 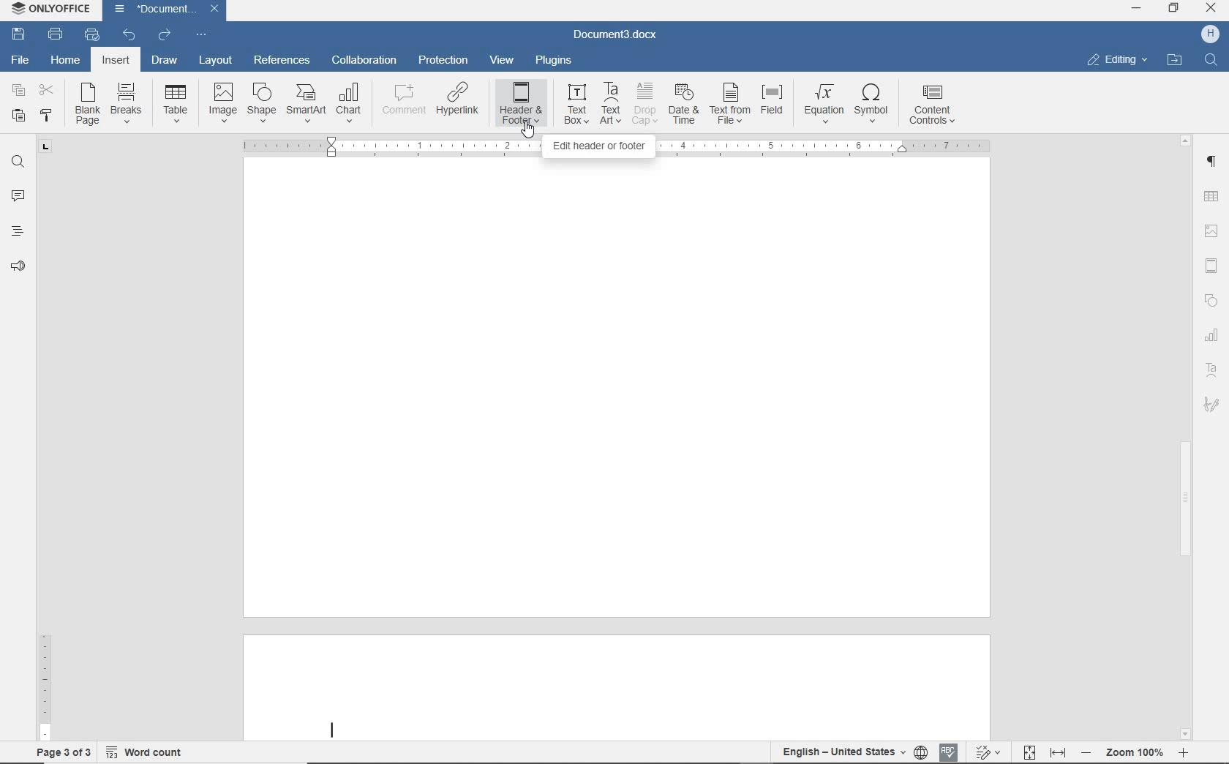 What do you see at coordinates (985, 748) in the screenshot?
I see `Track changes` at bounding box center [985, 748].